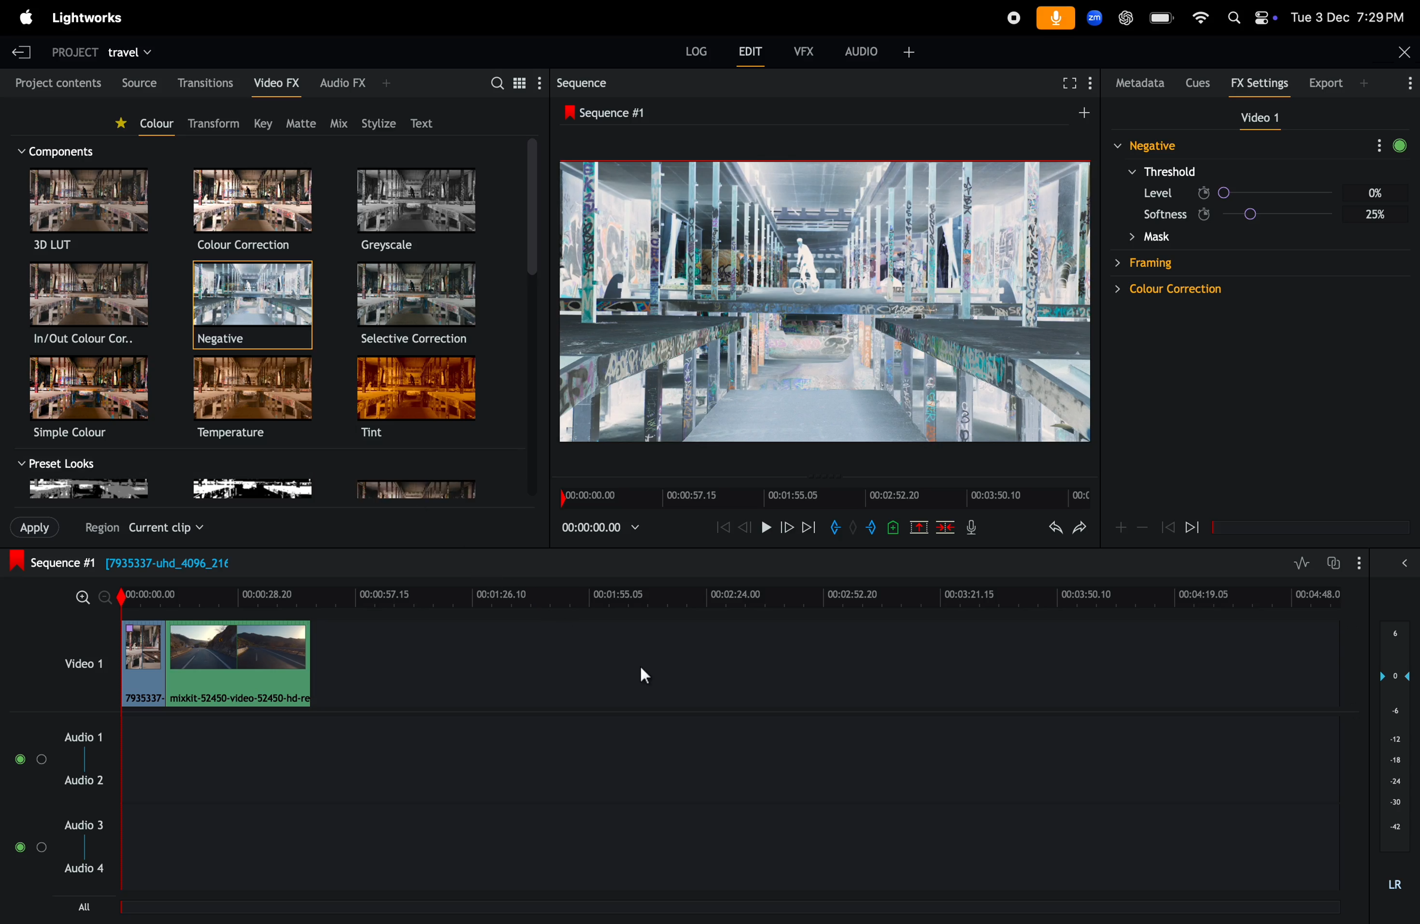 The height and width of the screenshot is (924, 1420). Describe the element at coordinates (18, 16) in the screenshot. I see `apple menu` at that location.